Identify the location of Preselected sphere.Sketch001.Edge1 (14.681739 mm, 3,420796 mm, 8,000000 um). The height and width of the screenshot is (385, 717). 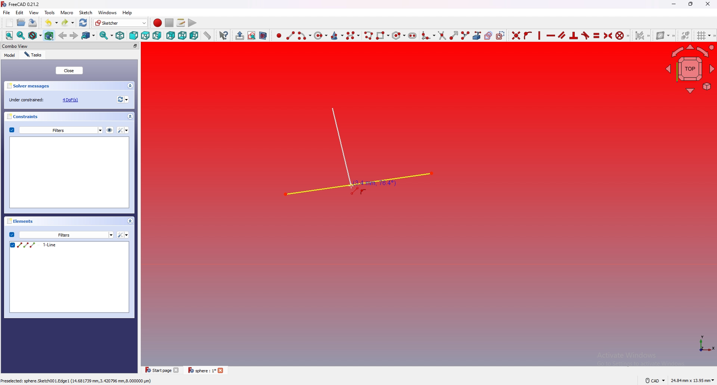
(77, 382).